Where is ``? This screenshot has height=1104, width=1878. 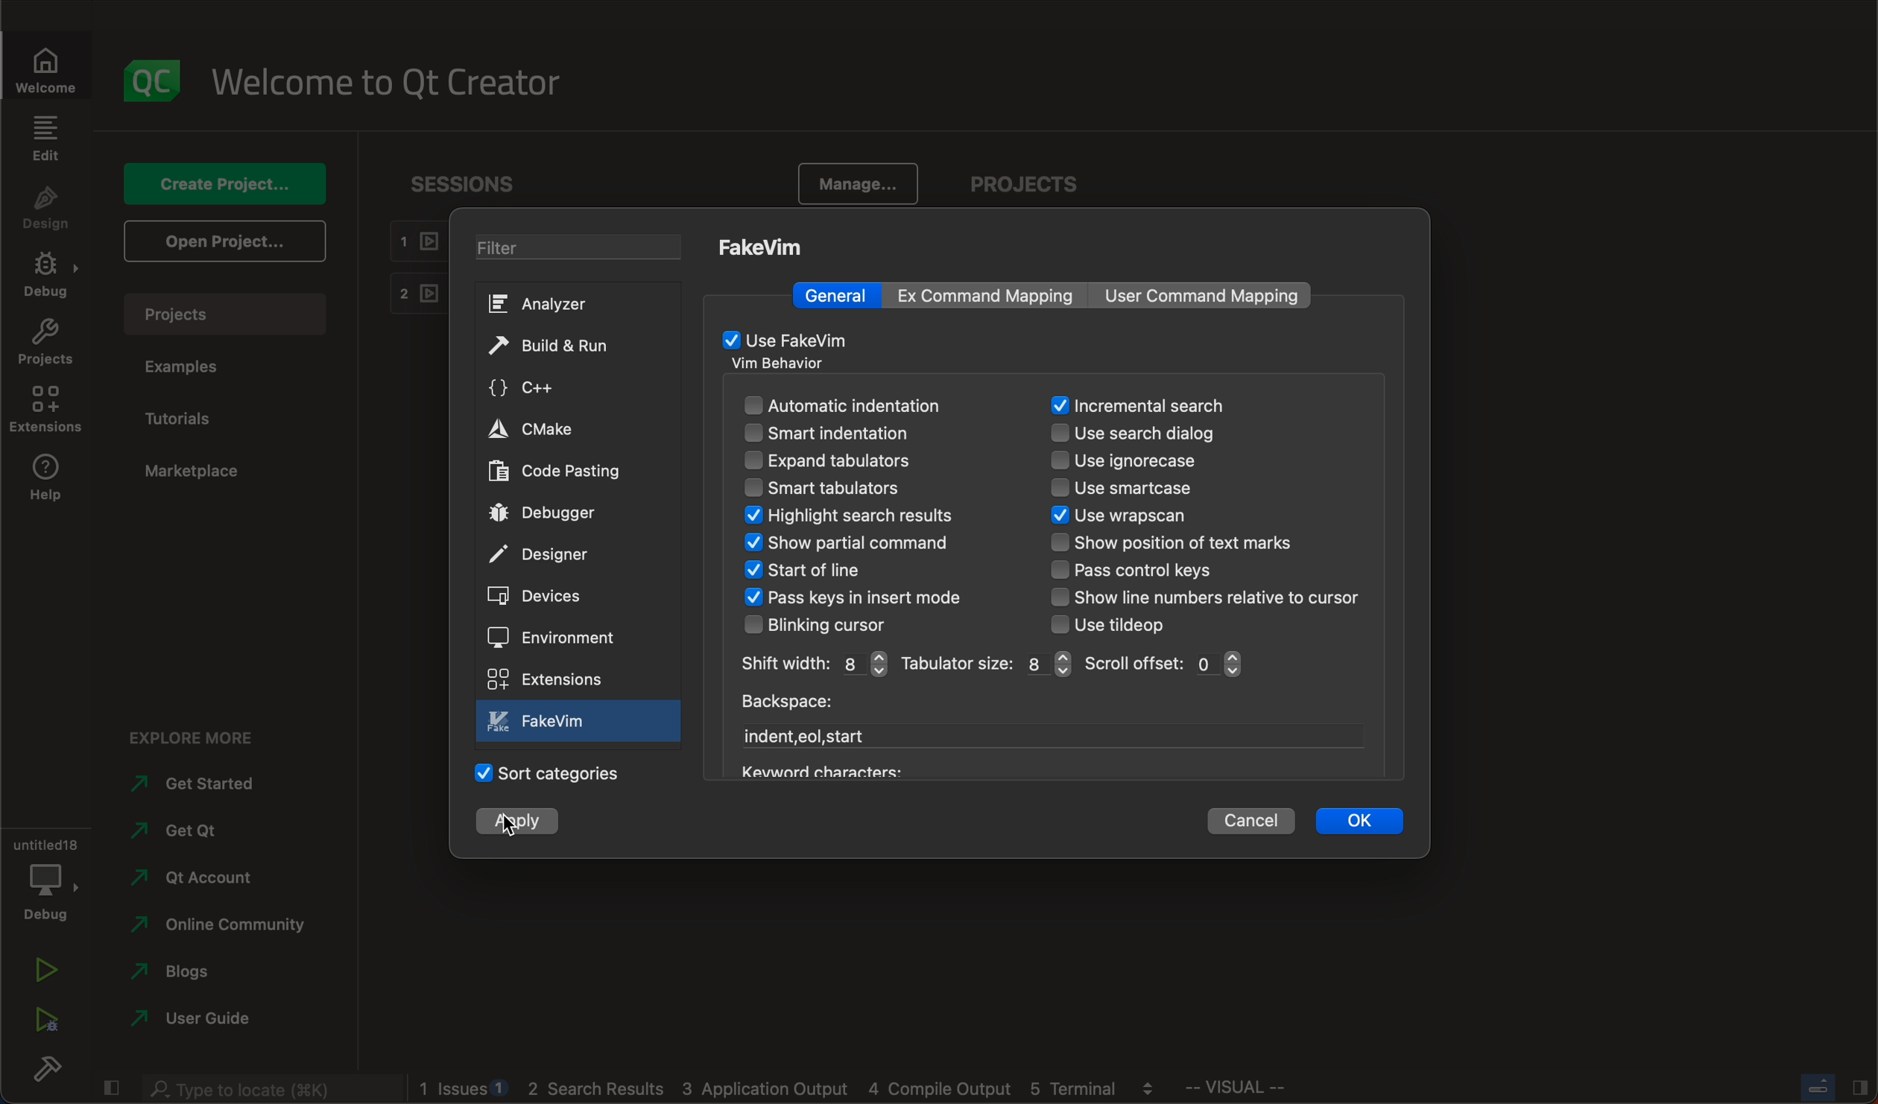
 is located at coordinates (817, 770).